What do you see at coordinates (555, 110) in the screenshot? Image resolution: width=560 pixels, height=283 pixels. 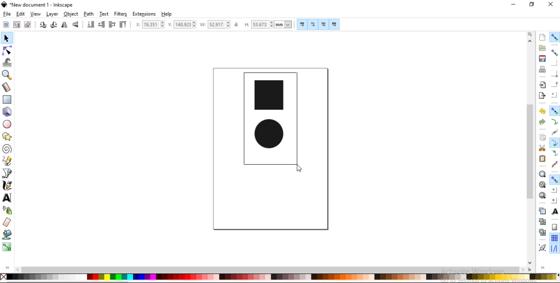 I see `snap nodes, paths and handles` at bounding box center [555, 110].